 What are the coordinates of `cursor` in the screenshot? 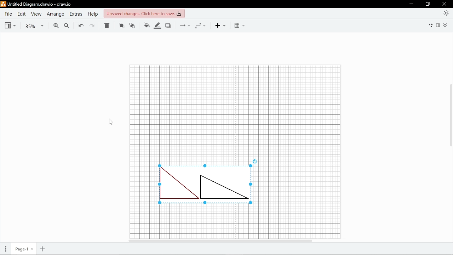 It's located at (110, 122).